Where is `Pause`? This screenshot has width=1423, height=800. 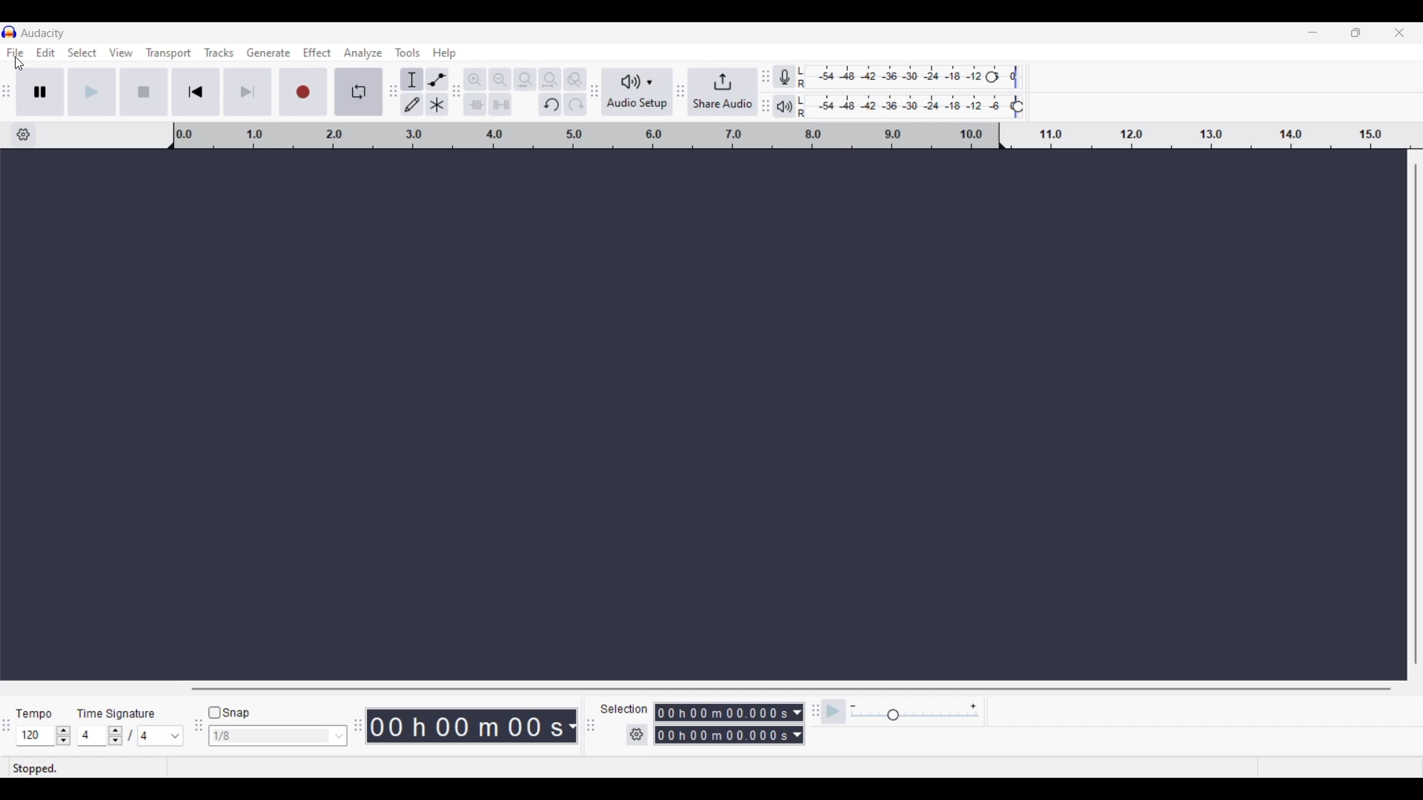
Pause is located at coordinates (44, 92).